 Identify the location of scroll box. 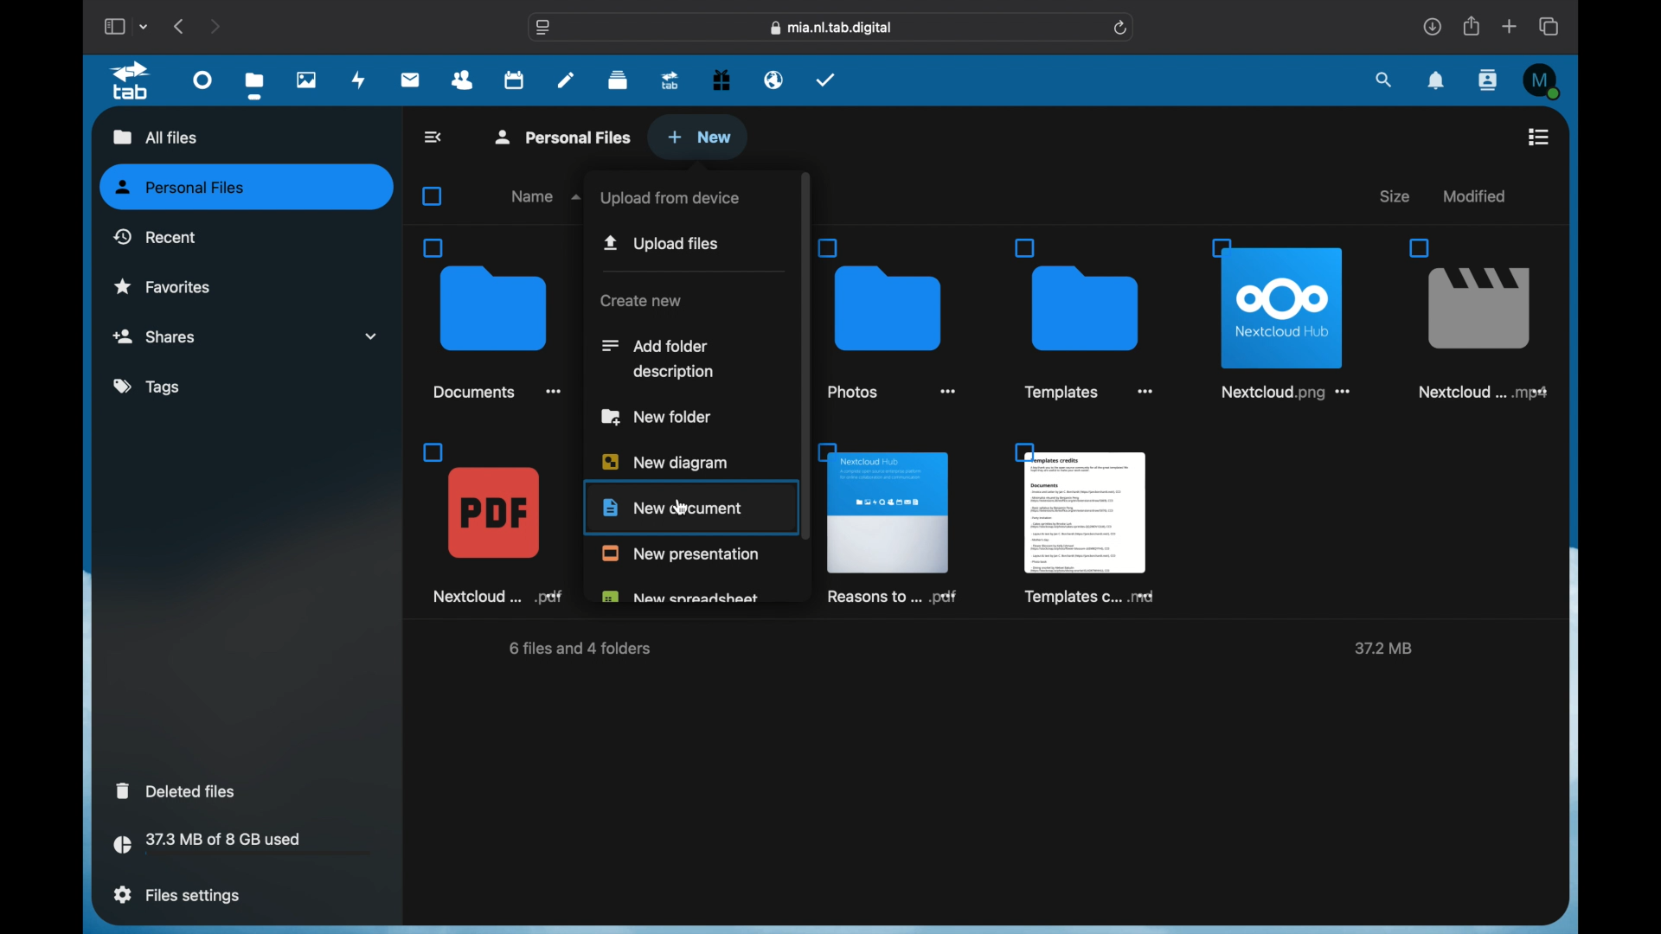
(804, 356).